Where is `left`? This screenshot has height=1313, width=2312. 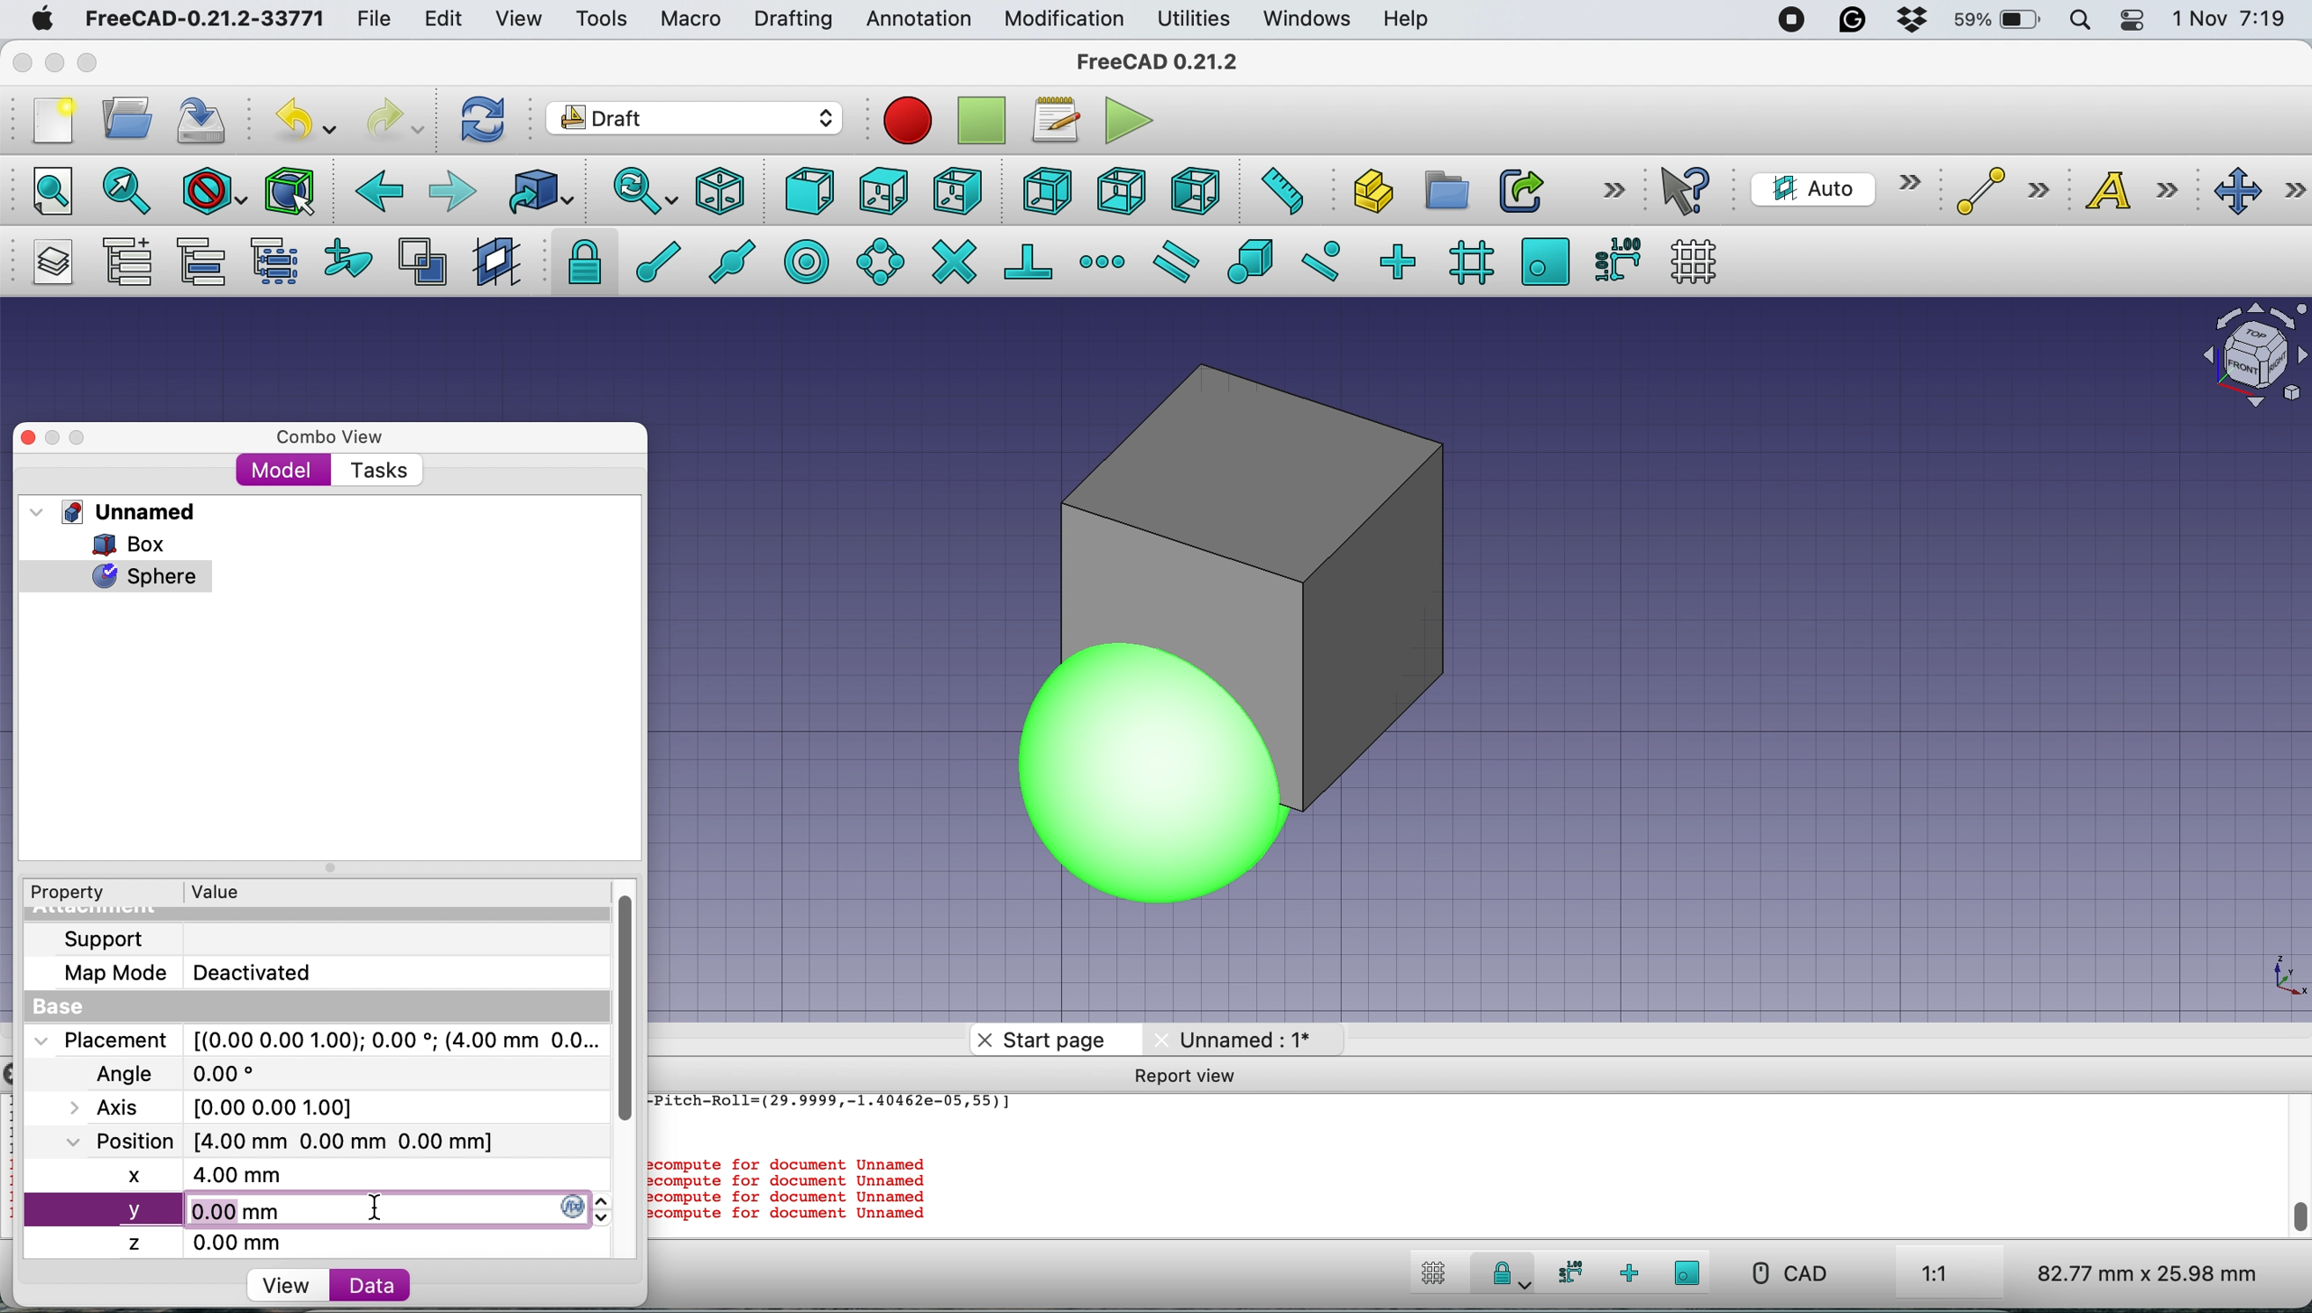 left is located at coordinates (1194, 191).